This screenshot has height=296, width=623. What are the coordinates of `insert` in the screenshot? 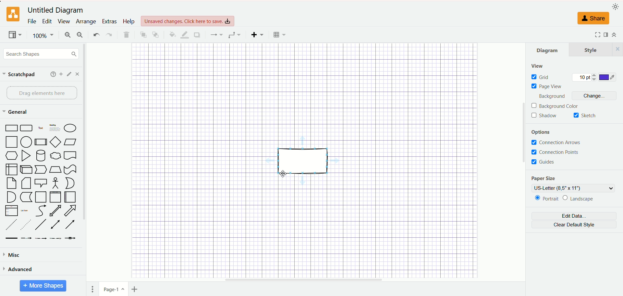 It's located at (256, 35).